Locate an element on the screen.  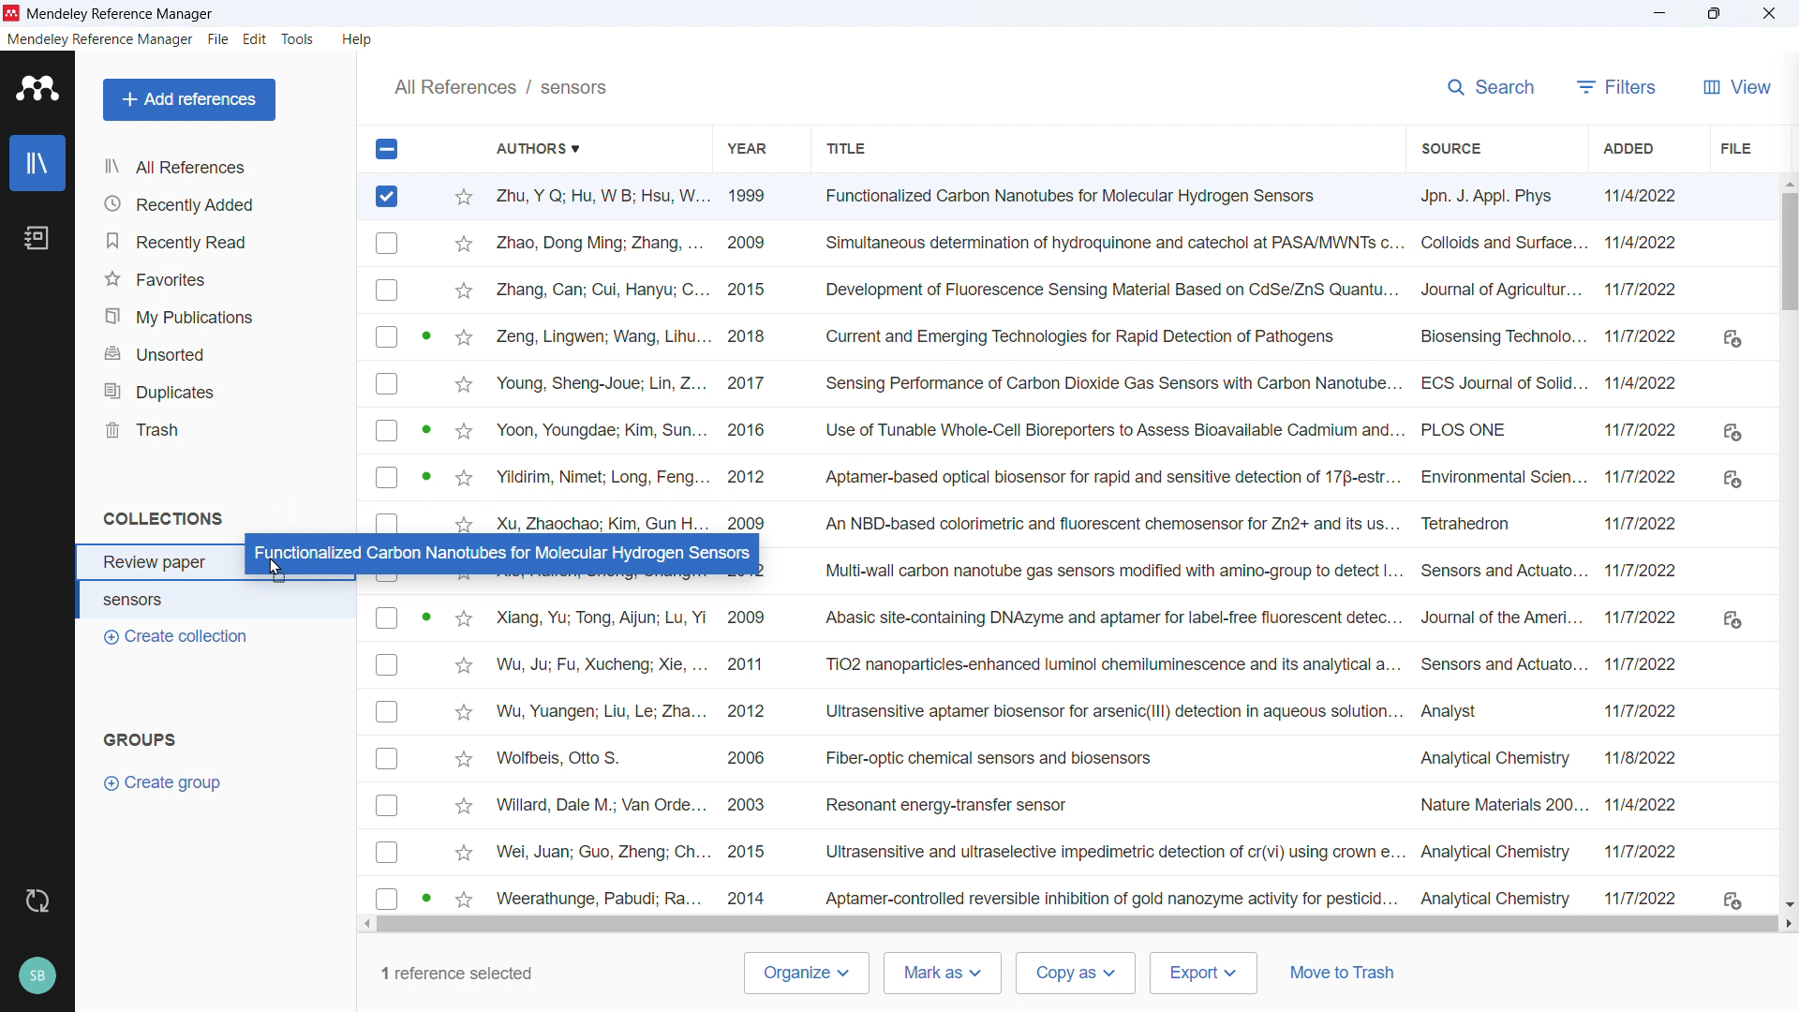
Recently added  is located at coordinates (220, 202).